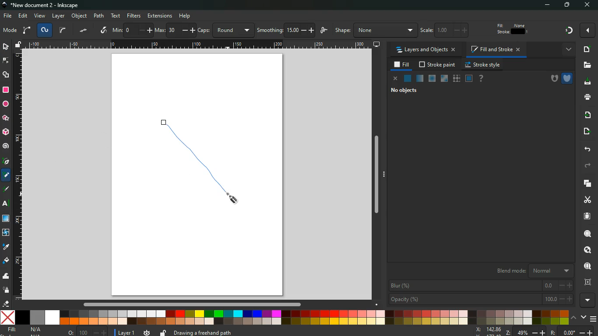  Describe the element at coordinates (396, 80) in the screenshot. I see `close` at that location.